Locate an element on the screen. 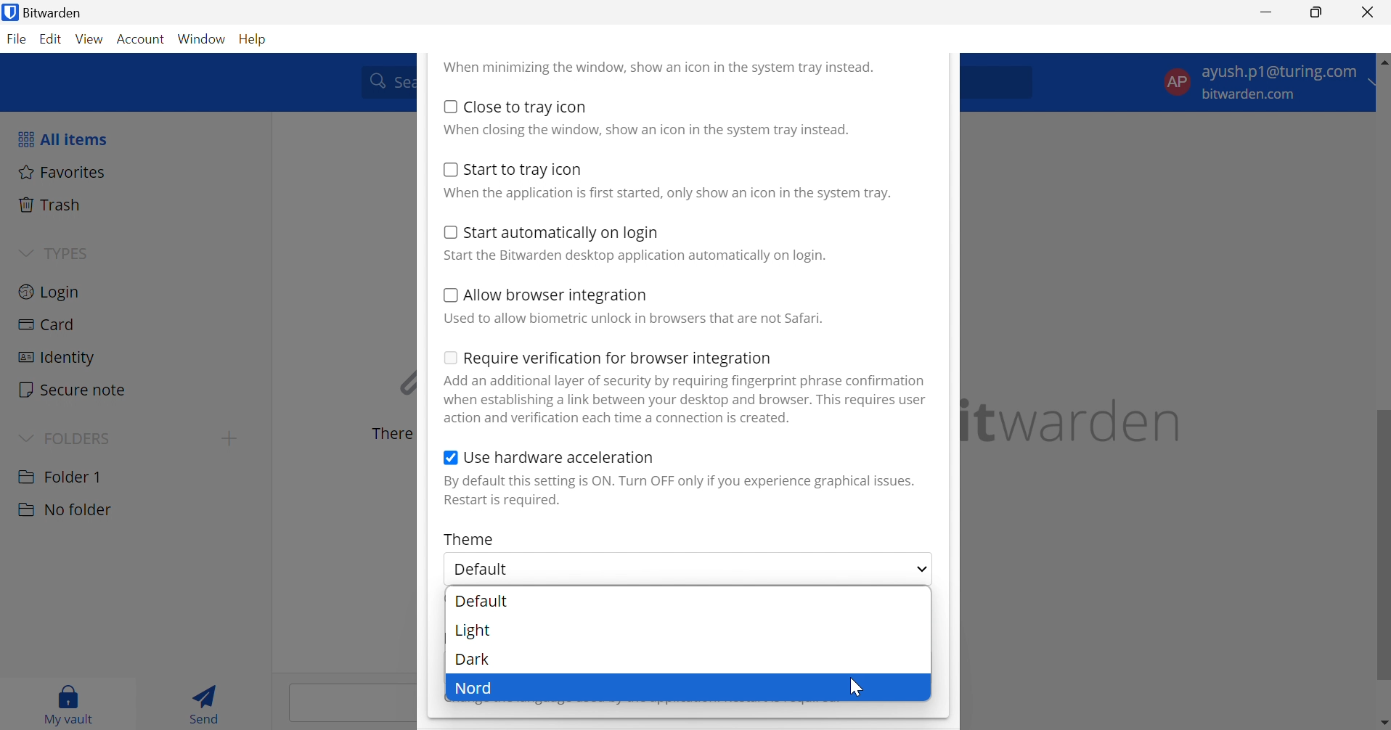 This screenshot has width=1391, height=730. Help is located at coordinates (256, 38).